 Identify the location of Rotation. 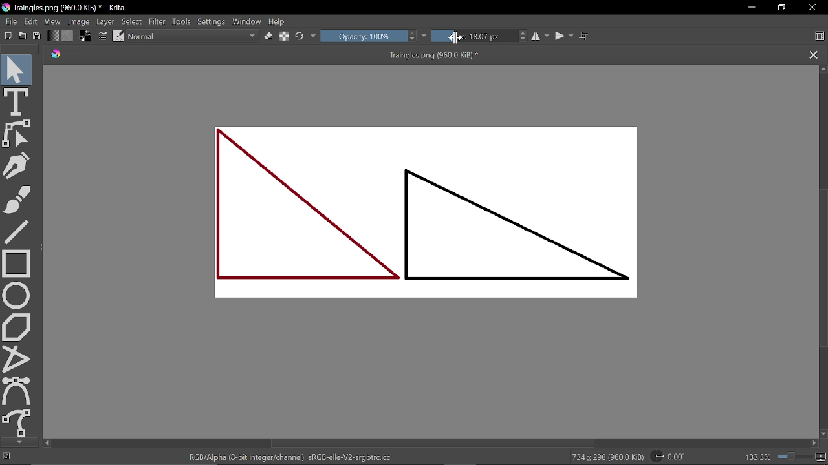
(668, 455).